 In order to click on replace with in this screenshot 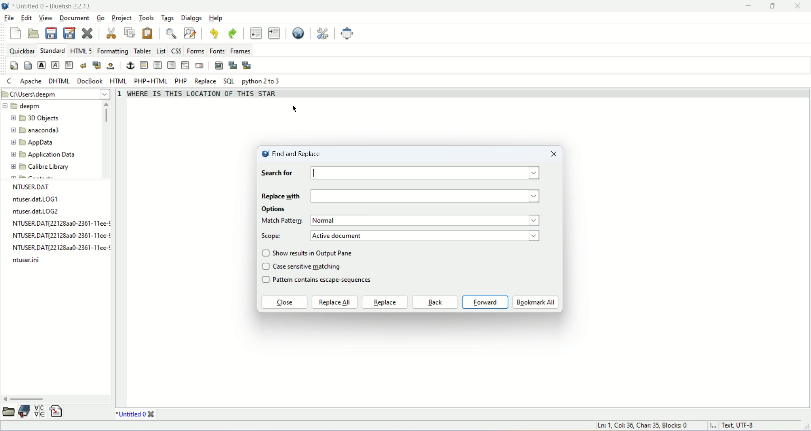, I will do `click(425, 197)`.